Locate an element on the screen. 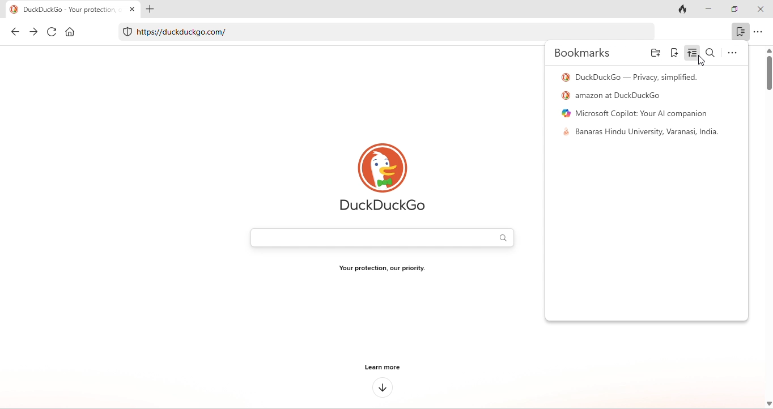 The image size is (773, 409). sort bookmark is located at coordinates (694, 52).